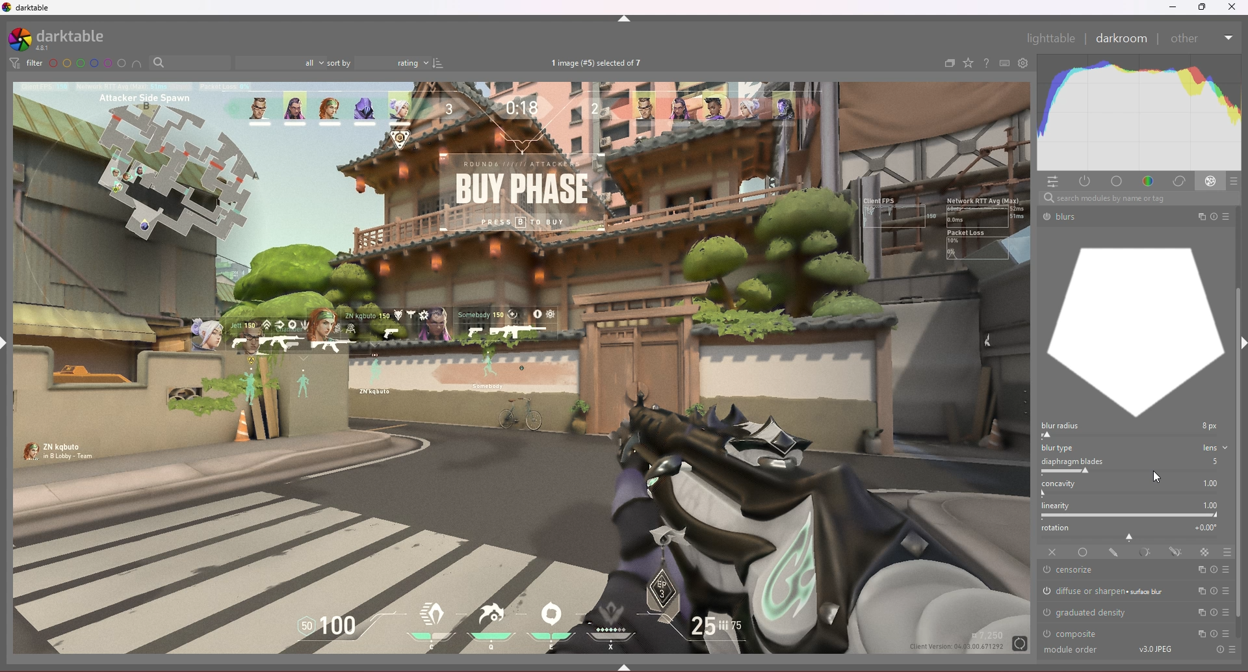 Image resolution: width=1248 pixels, height=672 pixels. I want to click on blur radius, so click(1133, 430).